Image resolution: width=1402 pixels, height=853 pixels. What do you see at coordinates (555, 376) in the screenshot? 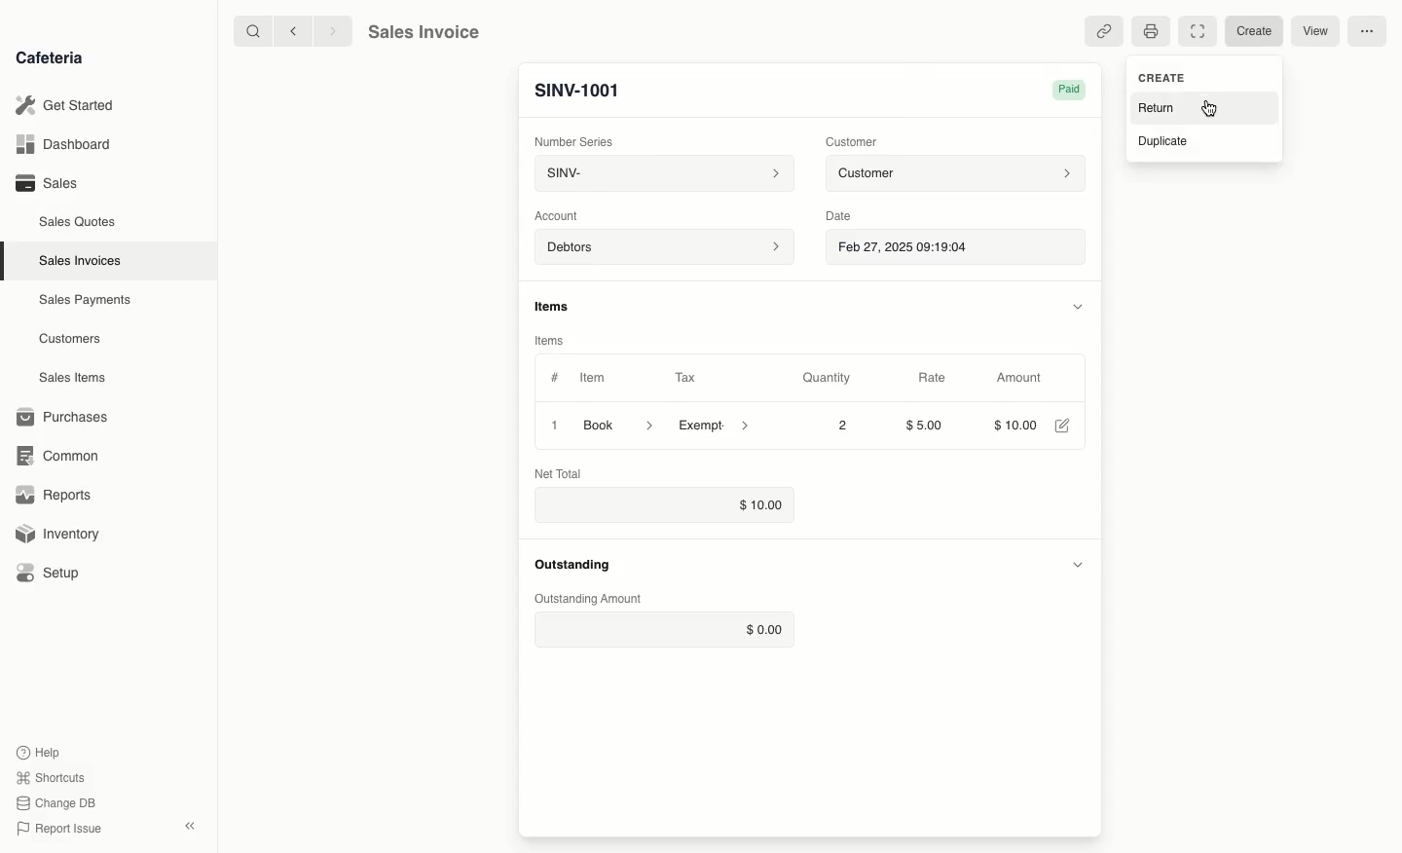
I see `#` at bounding box center [555, 376].